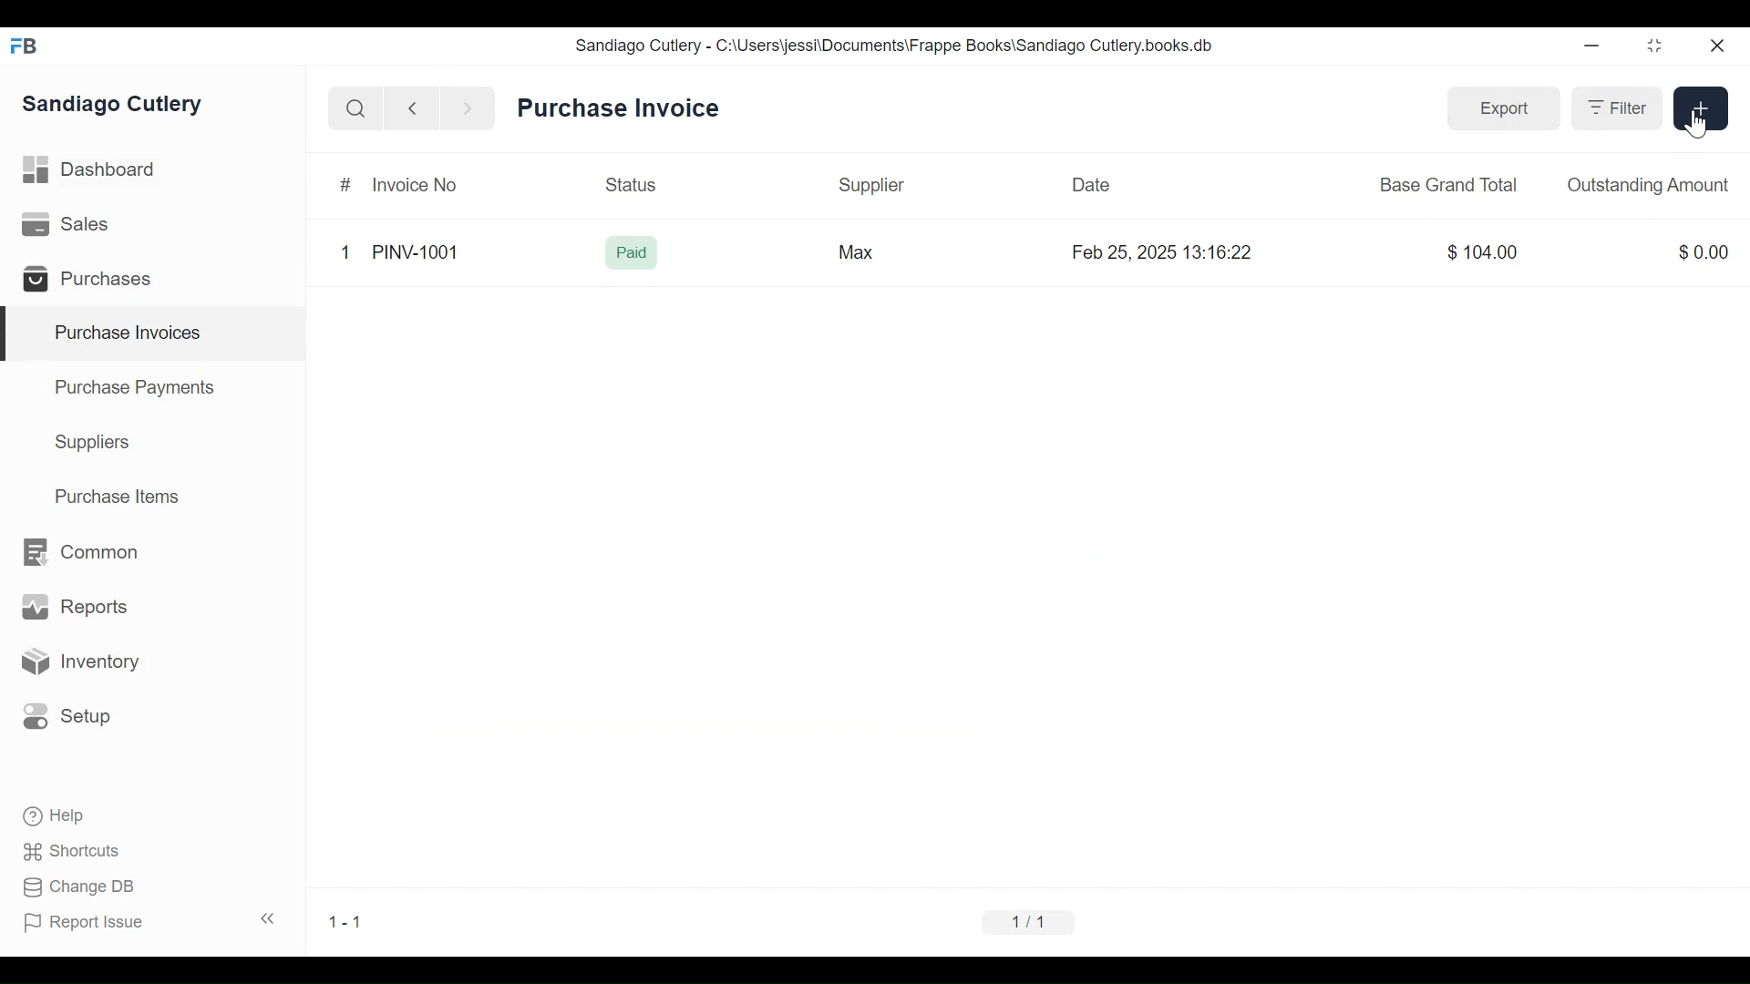 The width and height of the screenshot is (1750, 984). What do you see at coordinates (634, 253) in the screenshot?
I see `Paid` at bounding box center [634, 253].